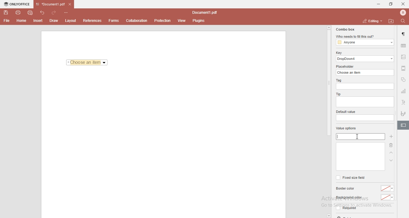 This screenshot has height=218, width=409. Describe the element at coordinates (390, 4) in the screenshot. I see `restore` at that location.